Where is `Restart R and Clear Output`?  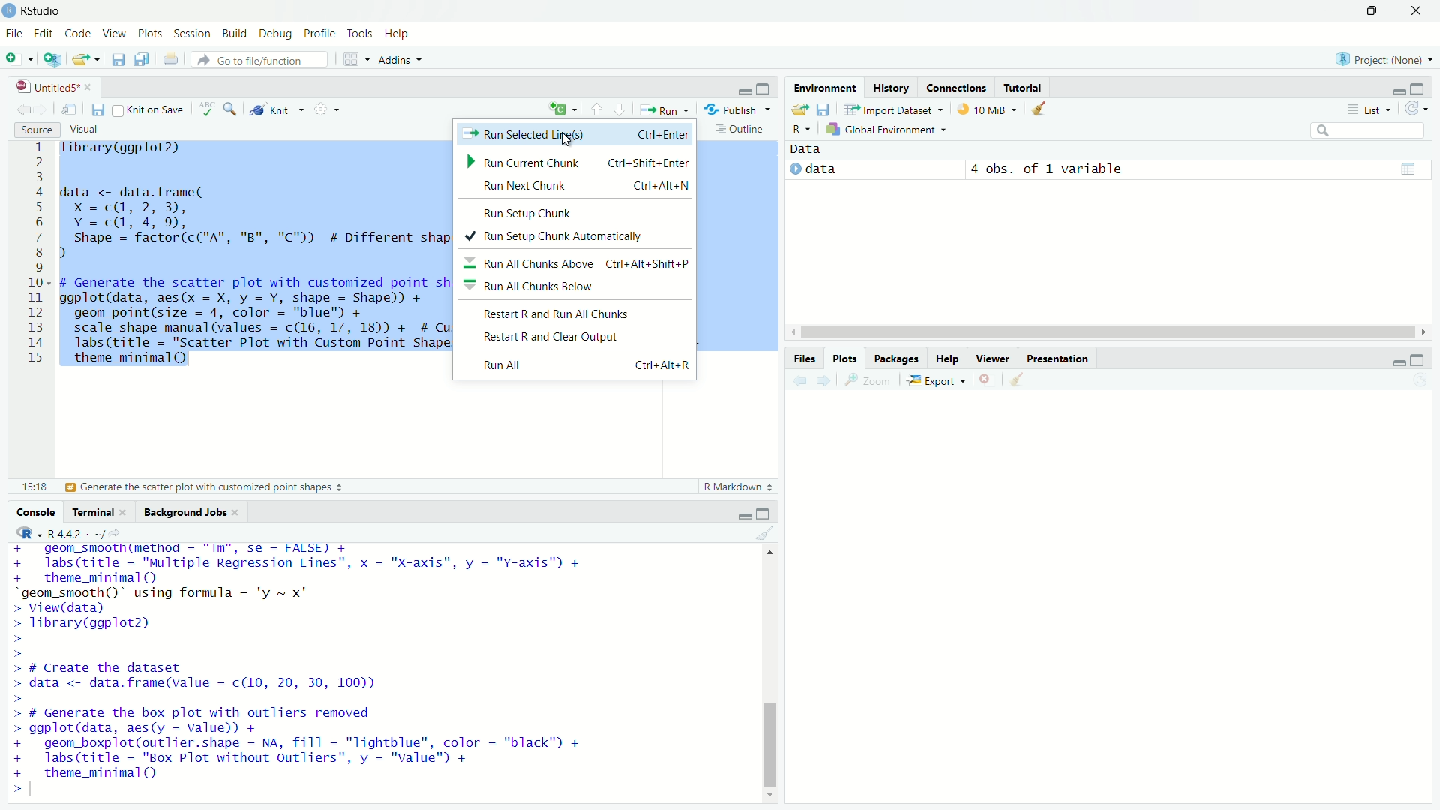
Restart R and Clear Output is located at coordinates (574, 337).